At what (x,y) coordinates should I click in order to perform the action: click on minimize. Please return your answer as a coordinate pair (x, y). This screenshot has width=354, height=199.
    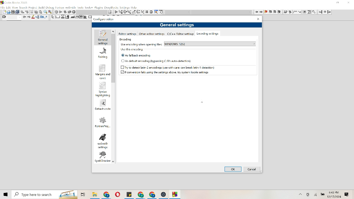
    Looking at the image, I should click on (338, 3).